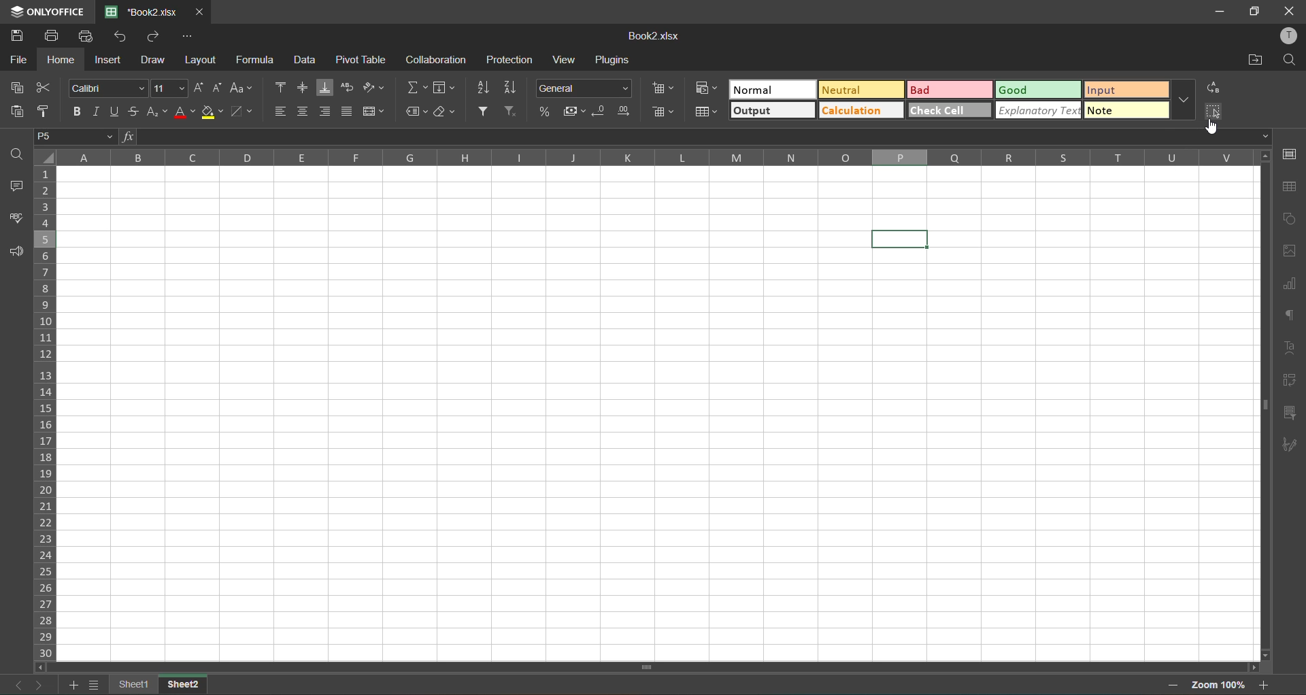 The width and height of the screenshot is (1306, 695). What do you see at coordinates (97, 686) in the screenshot?
I see `sheet list` at bounding box center [97, 686].